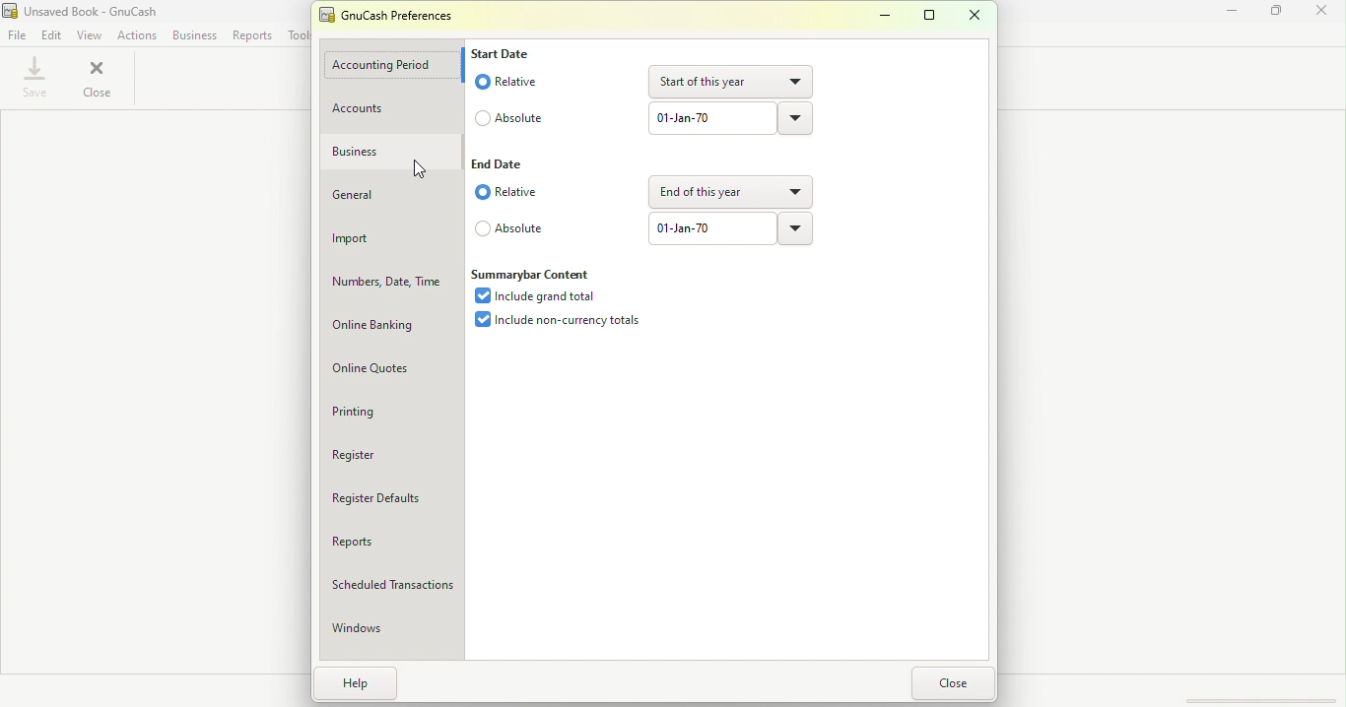  What do you see at coordinates (883, 19) in the screenshot?
I see `Minimize` at bounding box center [883, 19].